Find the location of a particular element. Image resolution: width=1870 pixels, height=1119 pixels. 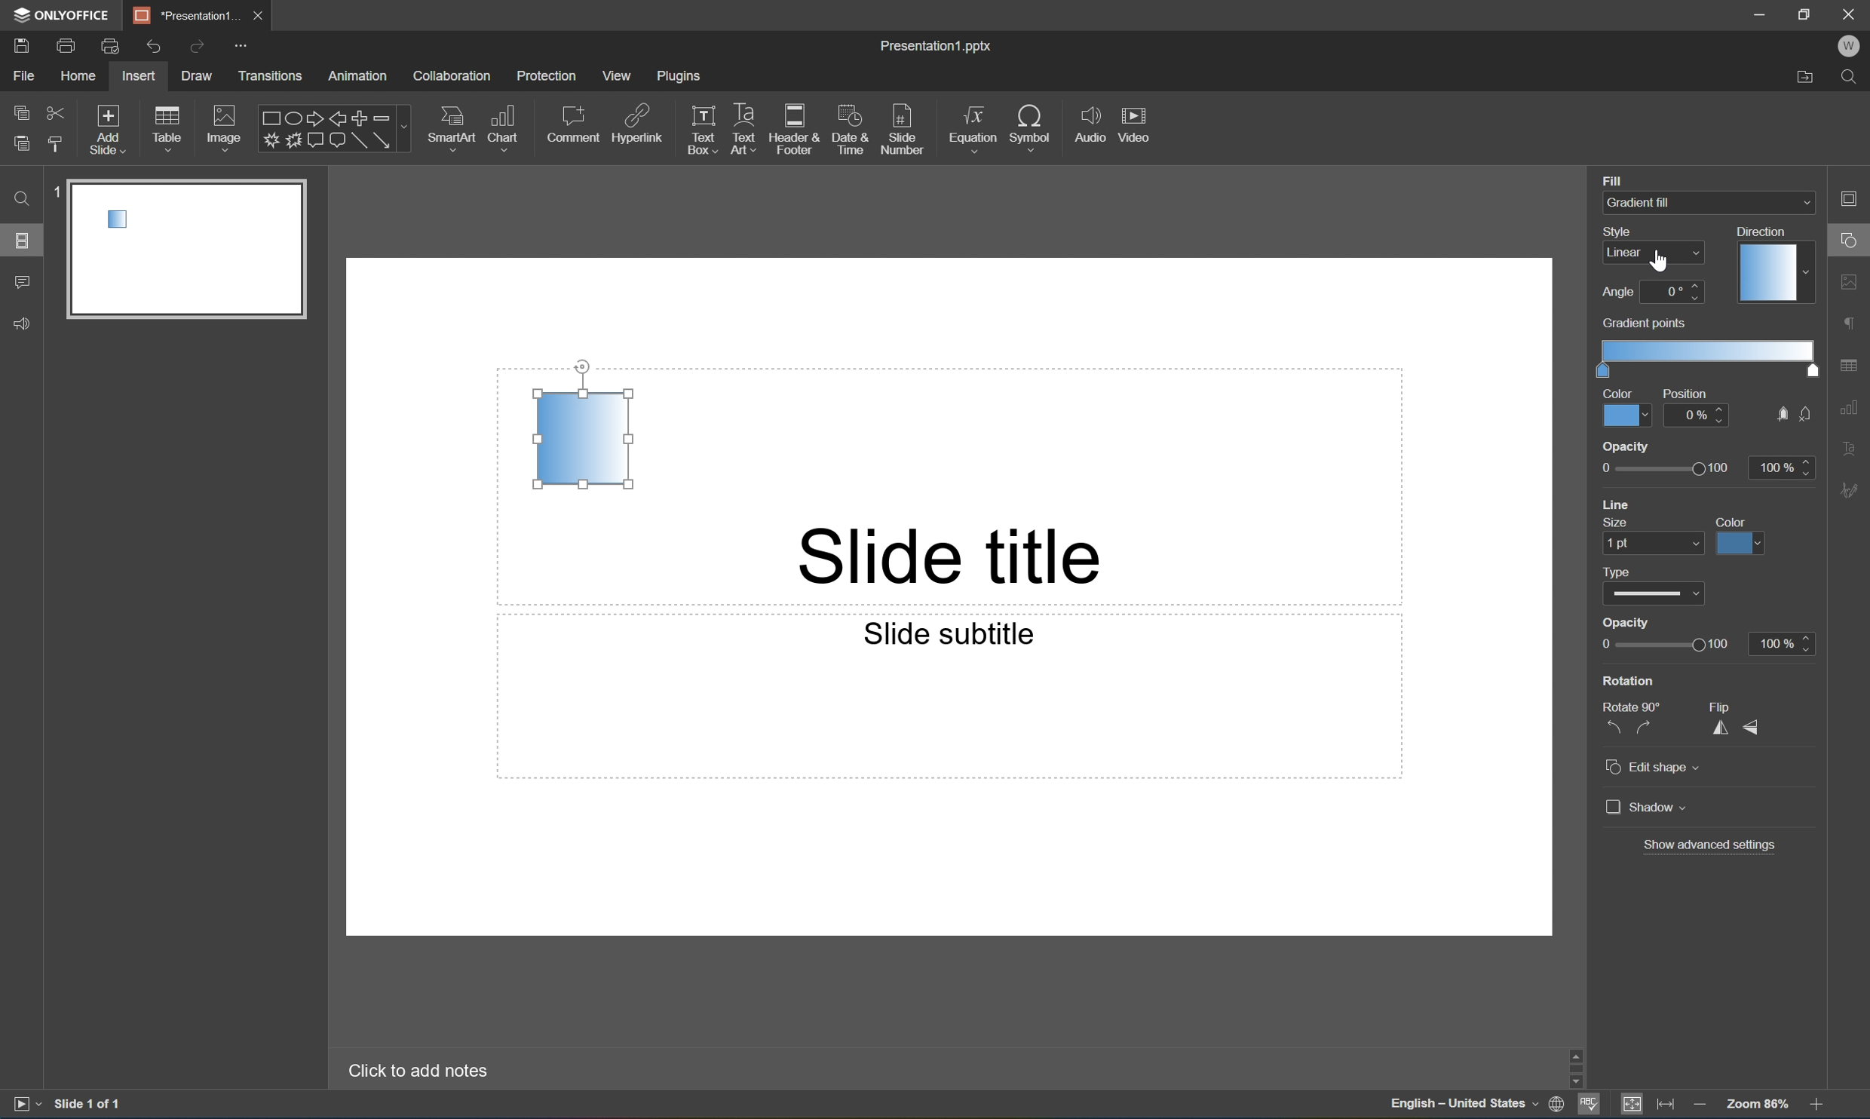

Table is located at coordinates (167, 127).